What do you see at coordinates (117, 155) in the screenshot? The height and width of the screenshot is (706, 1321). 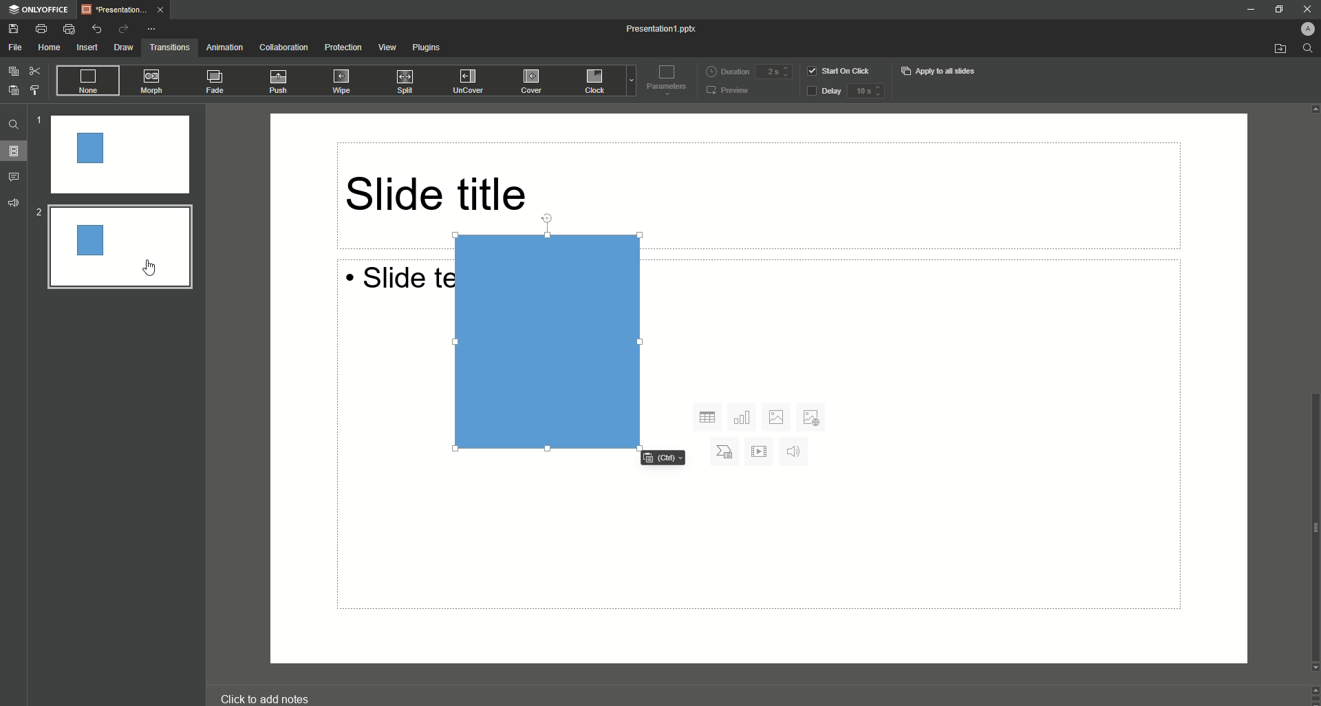 I see `Slide 1 preview` at bounding box center [117, 155].